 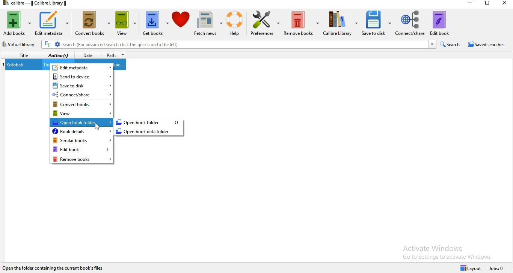 I want to click on author(s), so click(x=59, y=56).